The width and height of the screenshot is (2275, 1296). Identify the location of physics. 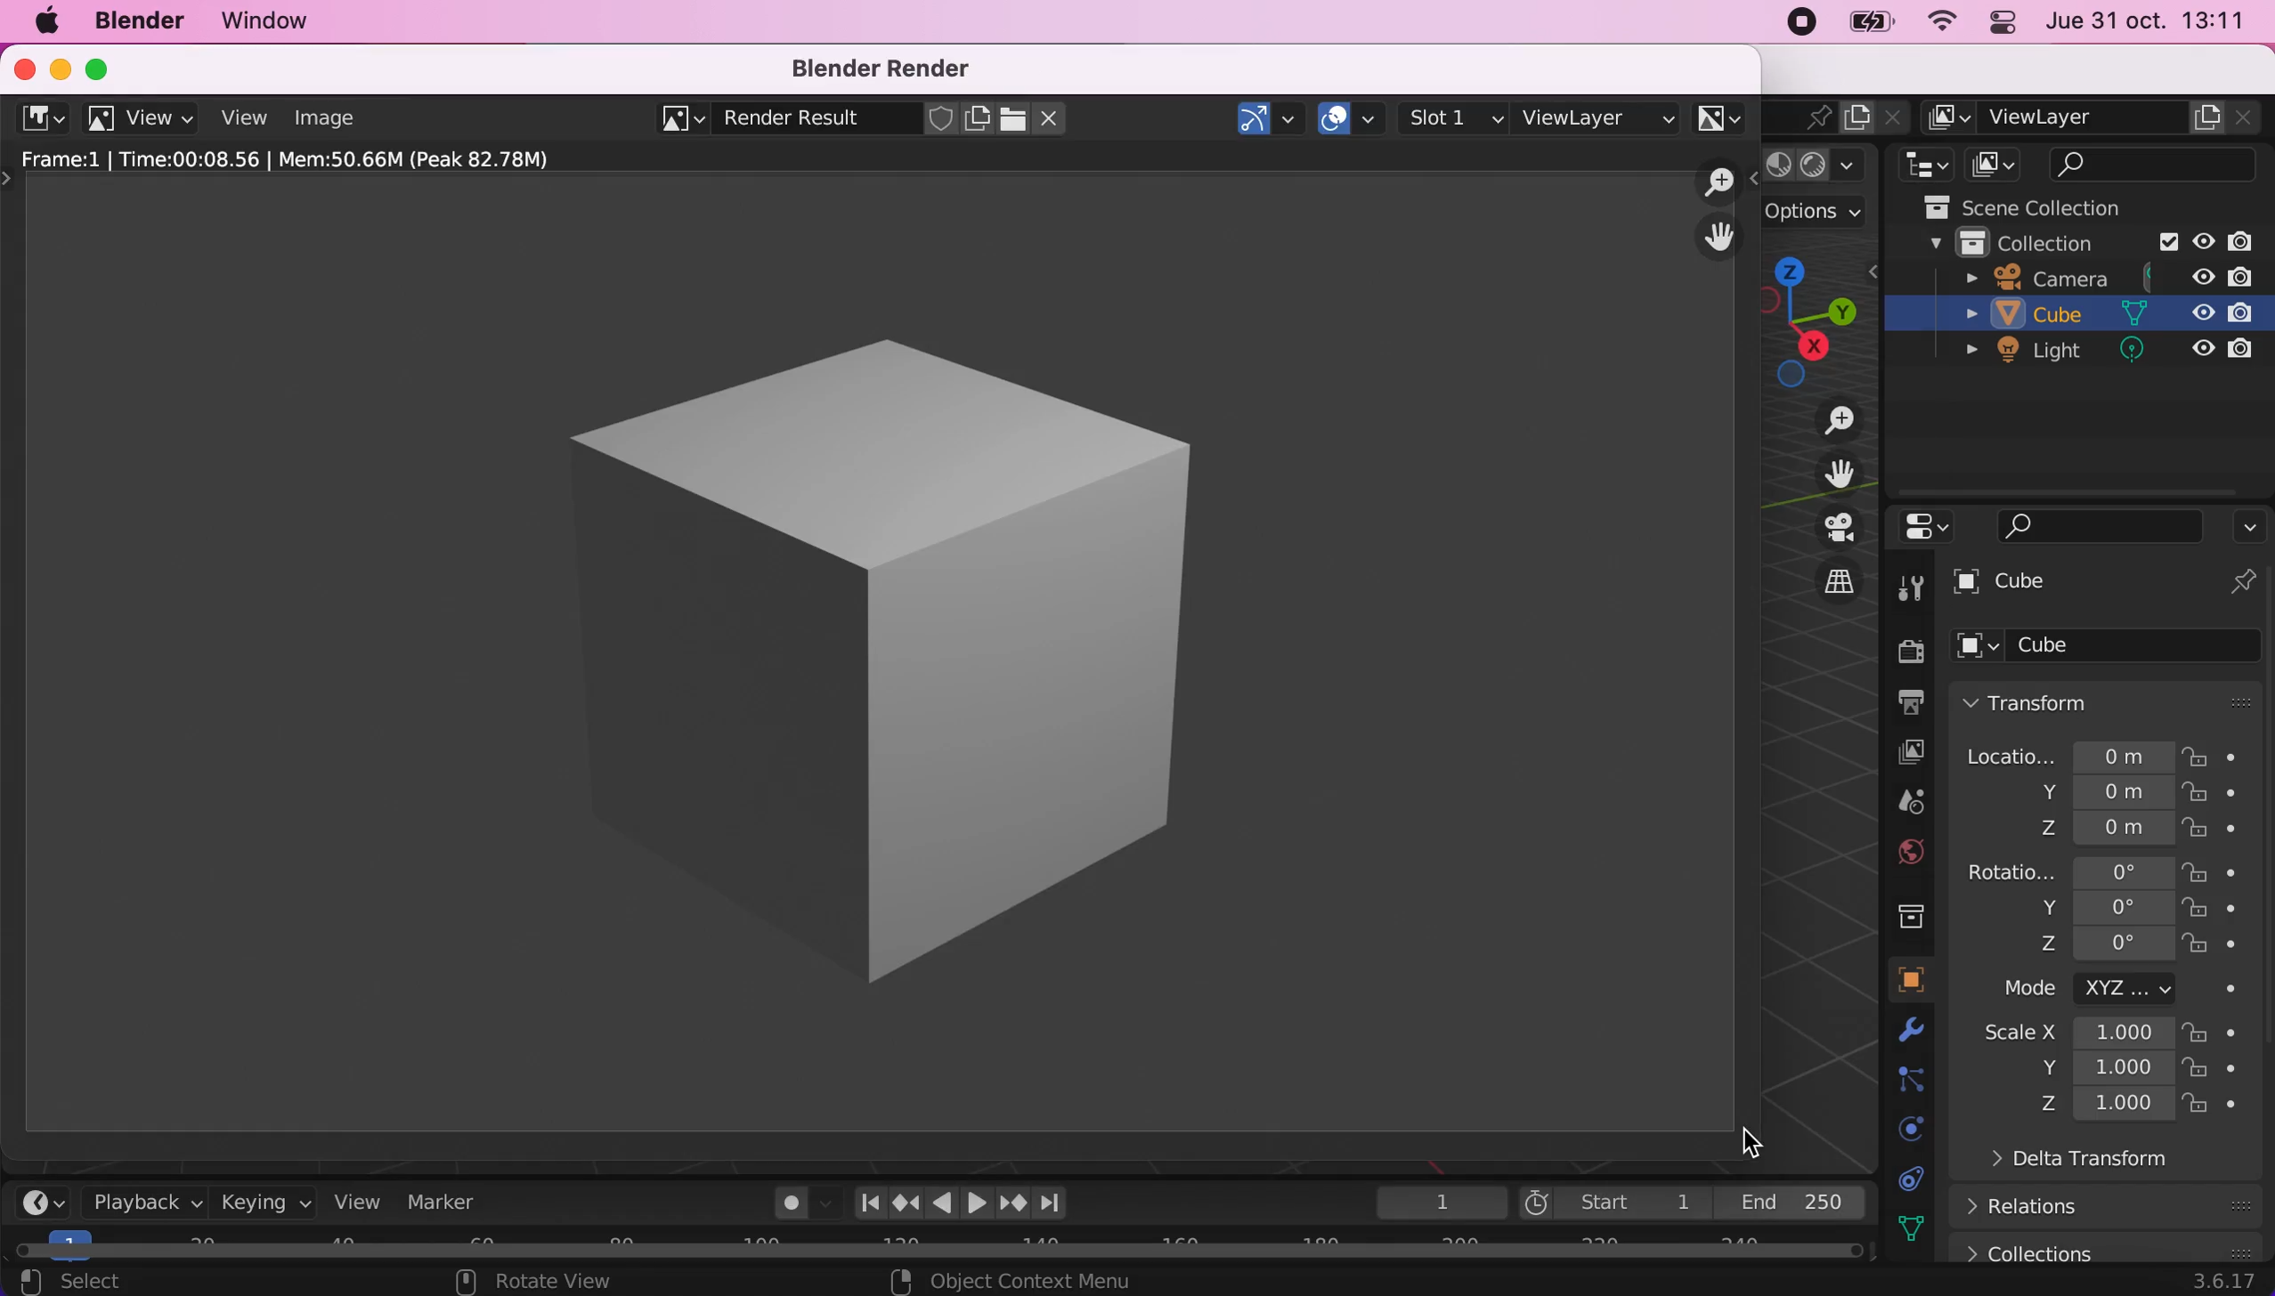
(1903, 1127).